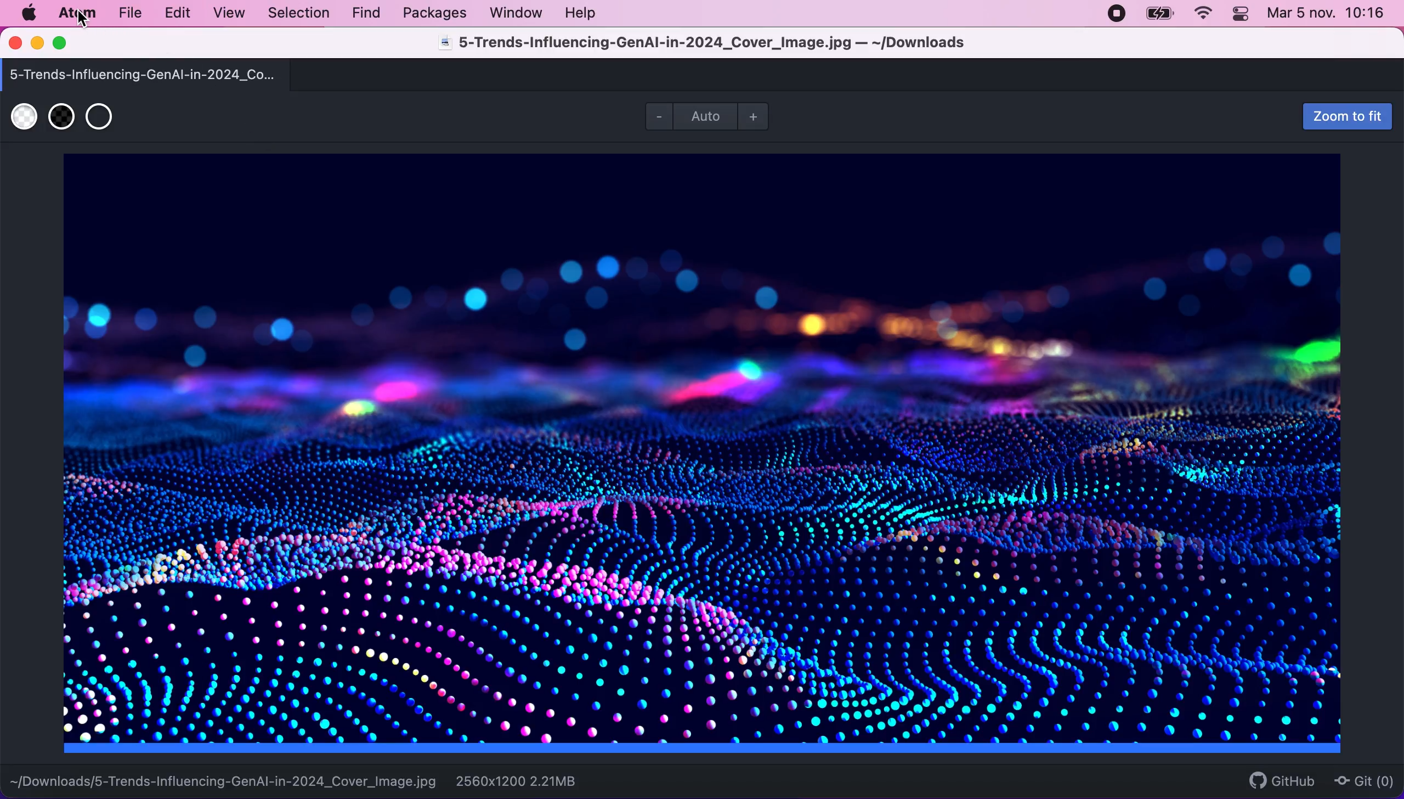 The image size is (1404, 799). I want to click on window, so click(517, 12).